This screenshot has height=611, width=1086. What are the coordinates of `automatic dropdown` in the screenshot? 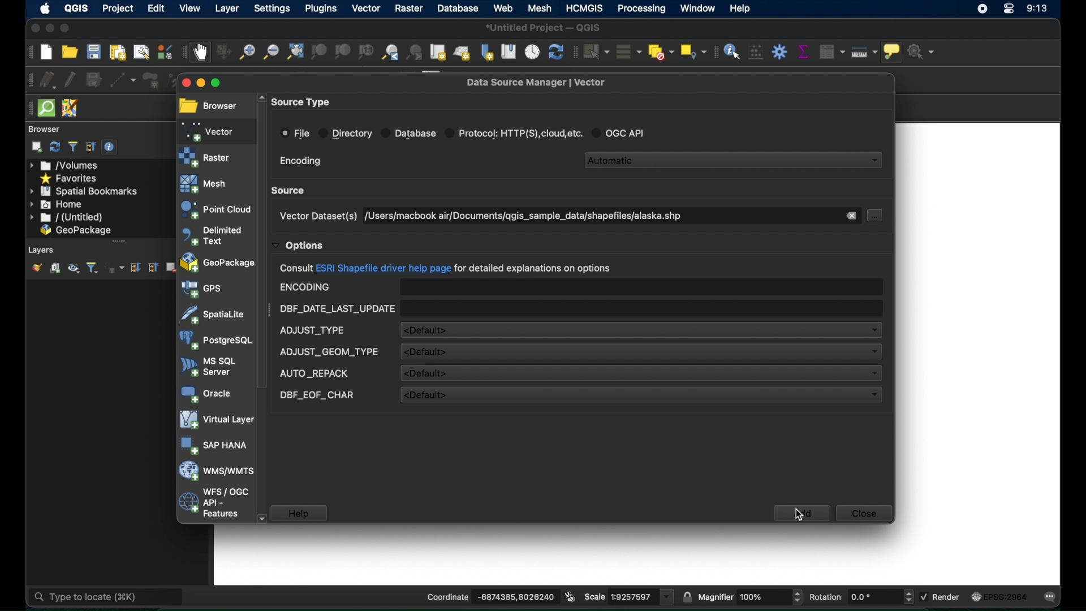 It's located at (735, 159).